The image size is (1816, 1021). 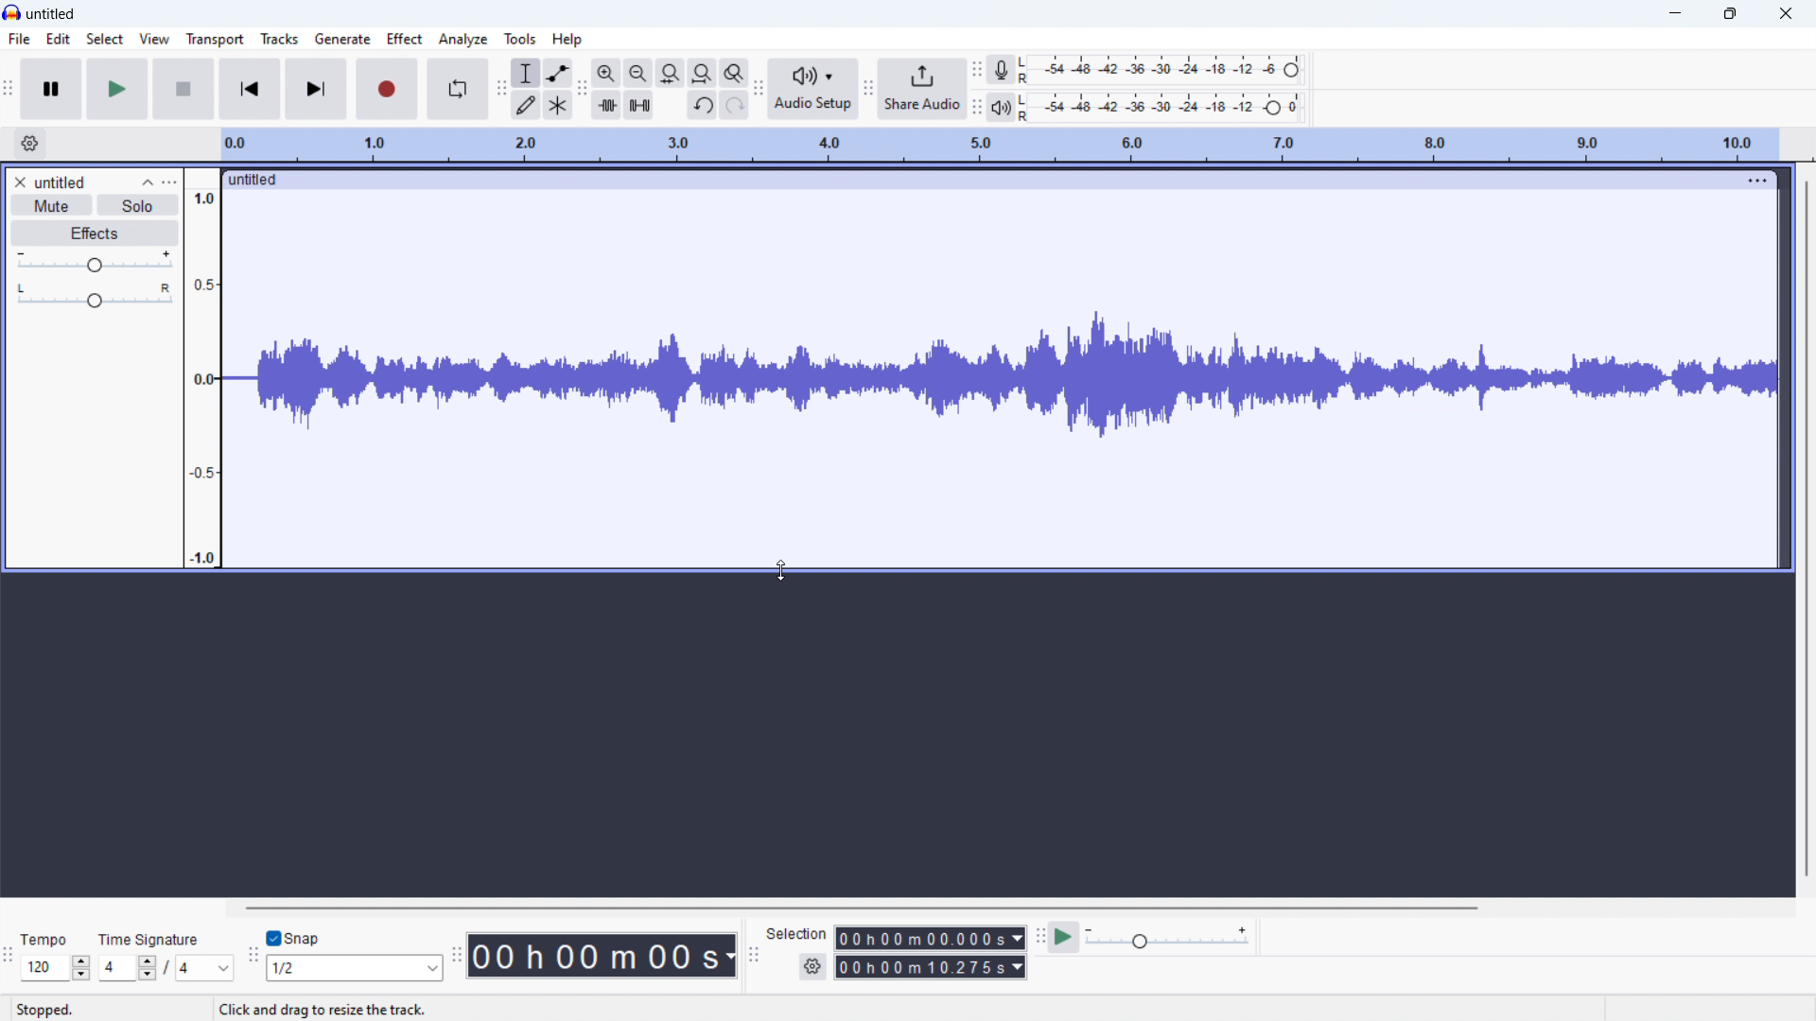 What do you see at coordinates (670, 74) in the screenshot?
I see `fit selection to width` at bounding box center [670, 74].